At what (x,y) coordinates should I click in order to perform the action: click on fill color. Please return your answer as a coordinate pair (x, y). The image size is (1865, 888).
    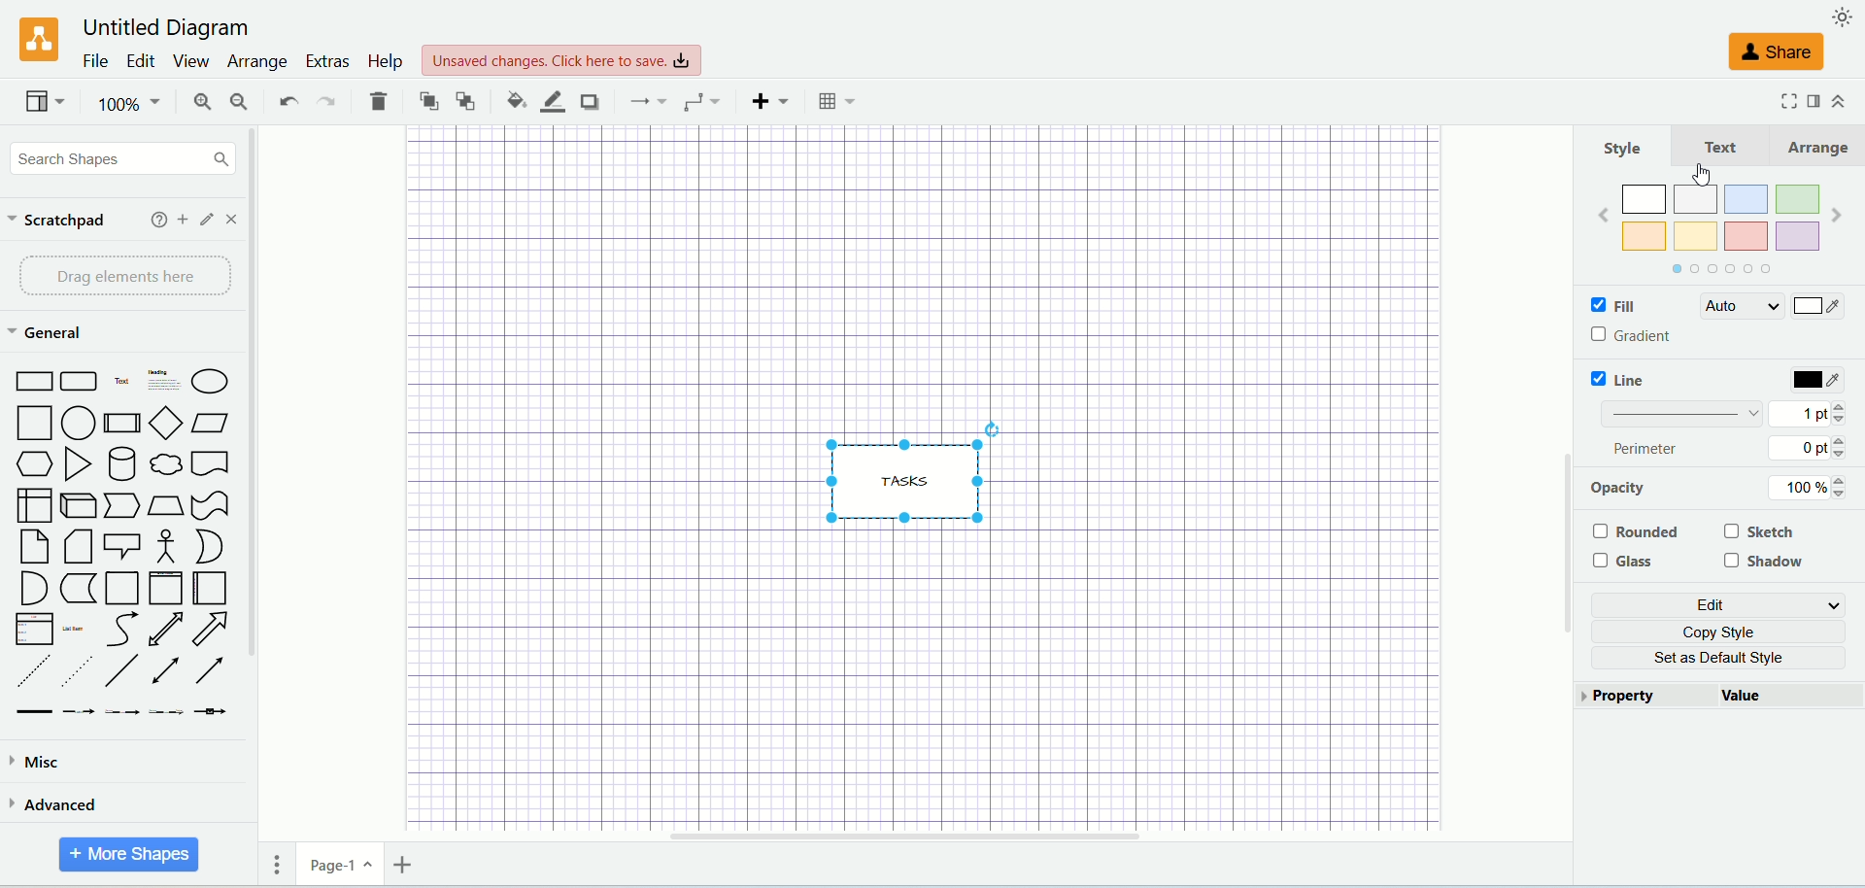
    Looking at the image, I should click on (507, 100).